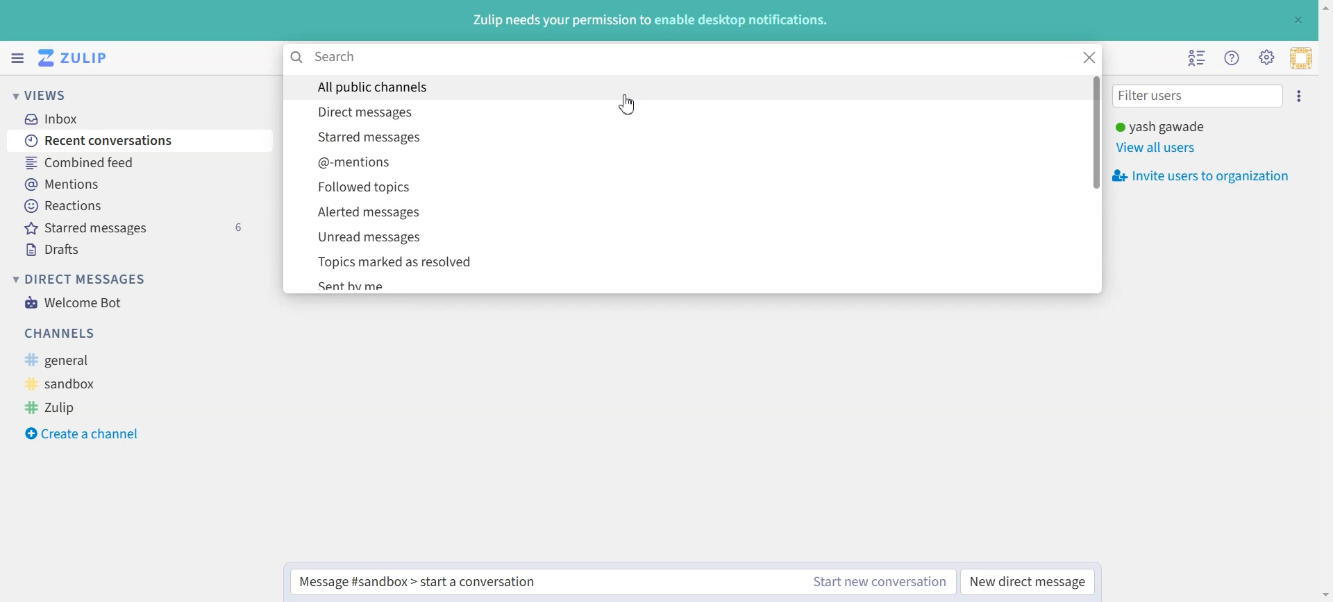 This screenshot has height=602, width=1333. What do you see at coordinates (74, 407) in the screenshot?
I see `Zulip` at bounding box center [74, 407].